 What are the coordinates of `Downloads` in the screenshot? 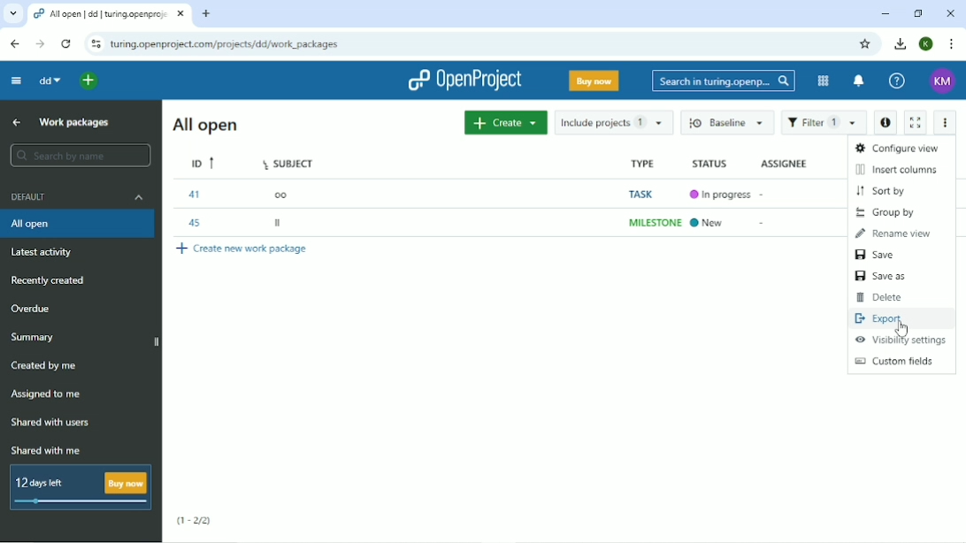 It's located at (901, 43).